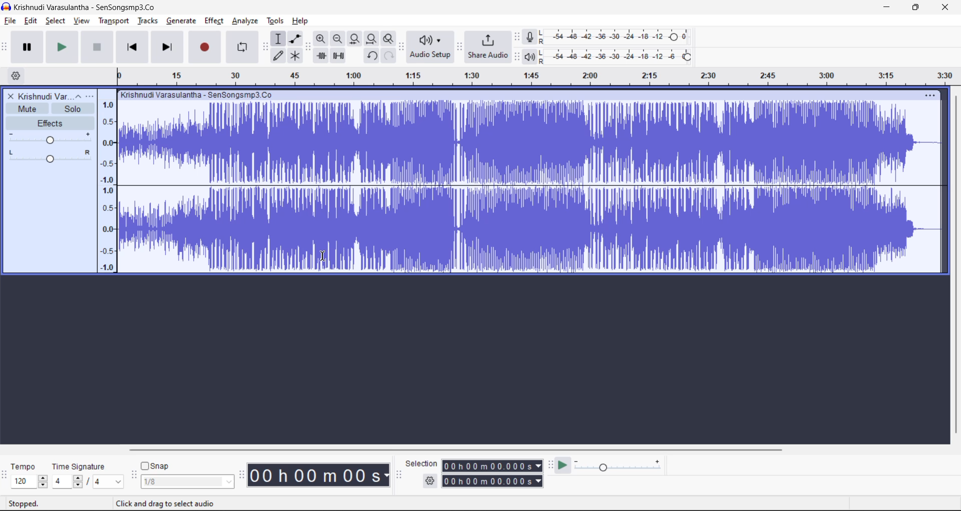 This screenshot has height=511, width=961. I want to click on recording meter tool bar, so click(518, 37).